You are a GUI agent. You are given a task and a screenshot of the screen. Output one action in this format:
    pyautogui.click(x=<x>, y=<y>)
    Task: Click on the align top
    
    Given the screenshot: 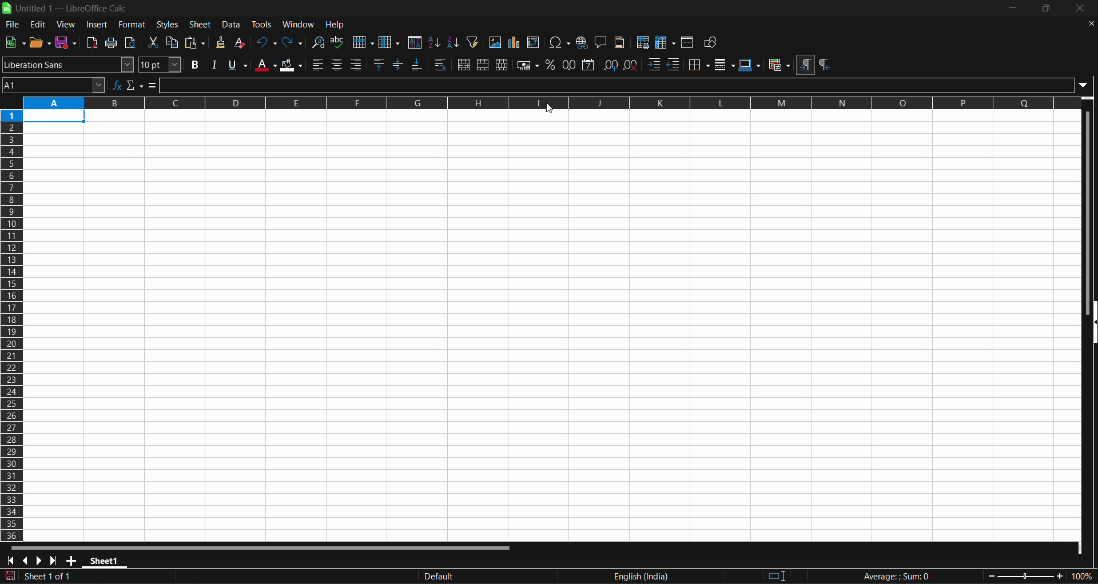 What is the action you would take?
    pyautogui.click(x=380, y=65)
    